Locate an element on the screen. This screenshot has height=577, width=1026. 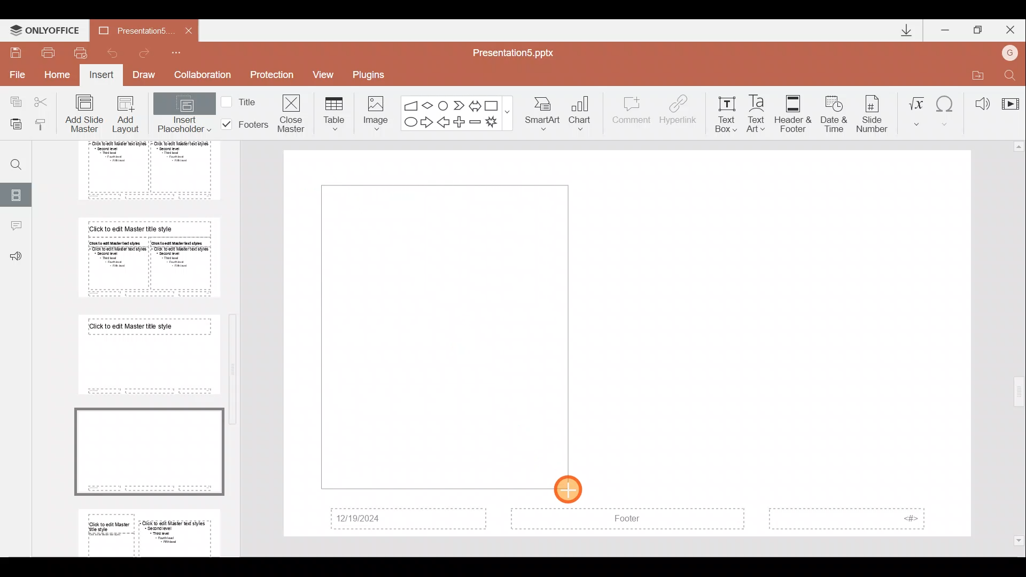
Home is located at coordinates (59, 77).